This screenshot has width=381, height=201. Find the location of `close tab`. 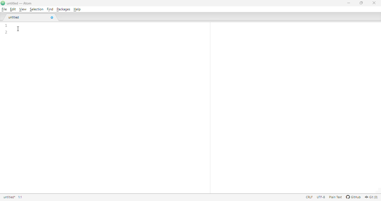

close tab is located at coordinates (52, 18).